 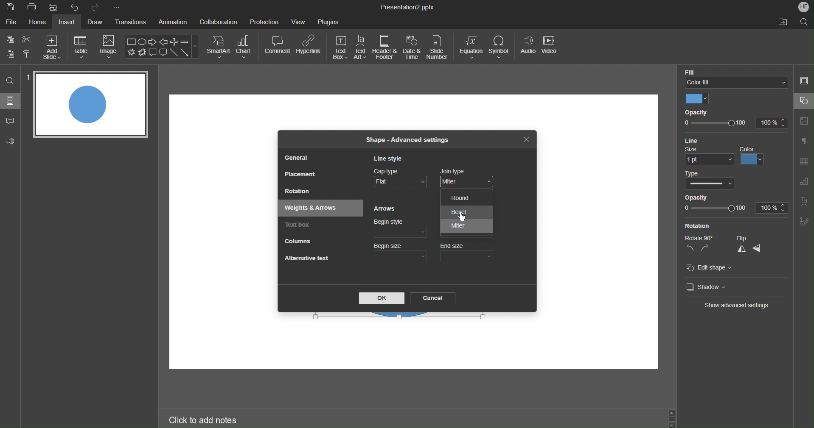 What do you see at coordinates (27, 53) in the screenshot?
I see `Copy Style` at bounding box center [27, 53].